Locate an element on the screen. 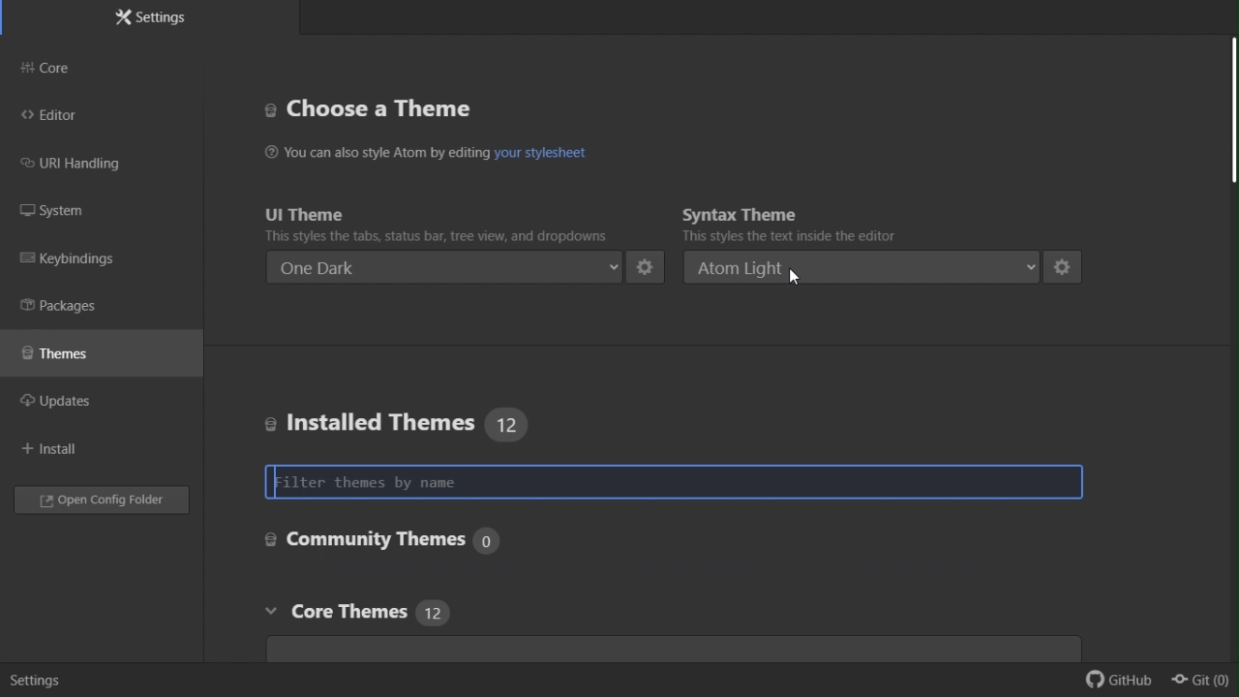 Image resolution: width=1239 pixels, height=697 pixels. Settings is located at coordinates (149, 17).